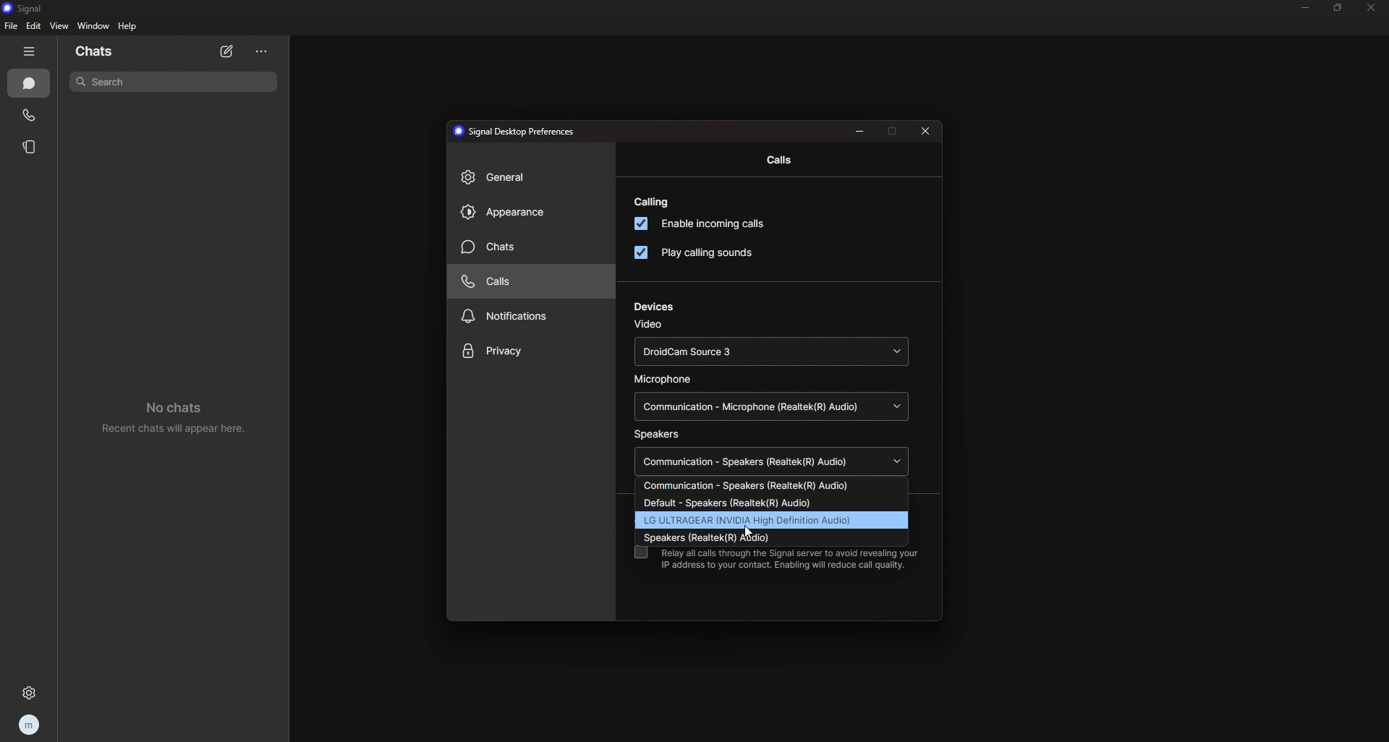 The image size is (1389, 742). I want to click on Communication - Speakers (Realtek (R) Audio), so click(770, 461).